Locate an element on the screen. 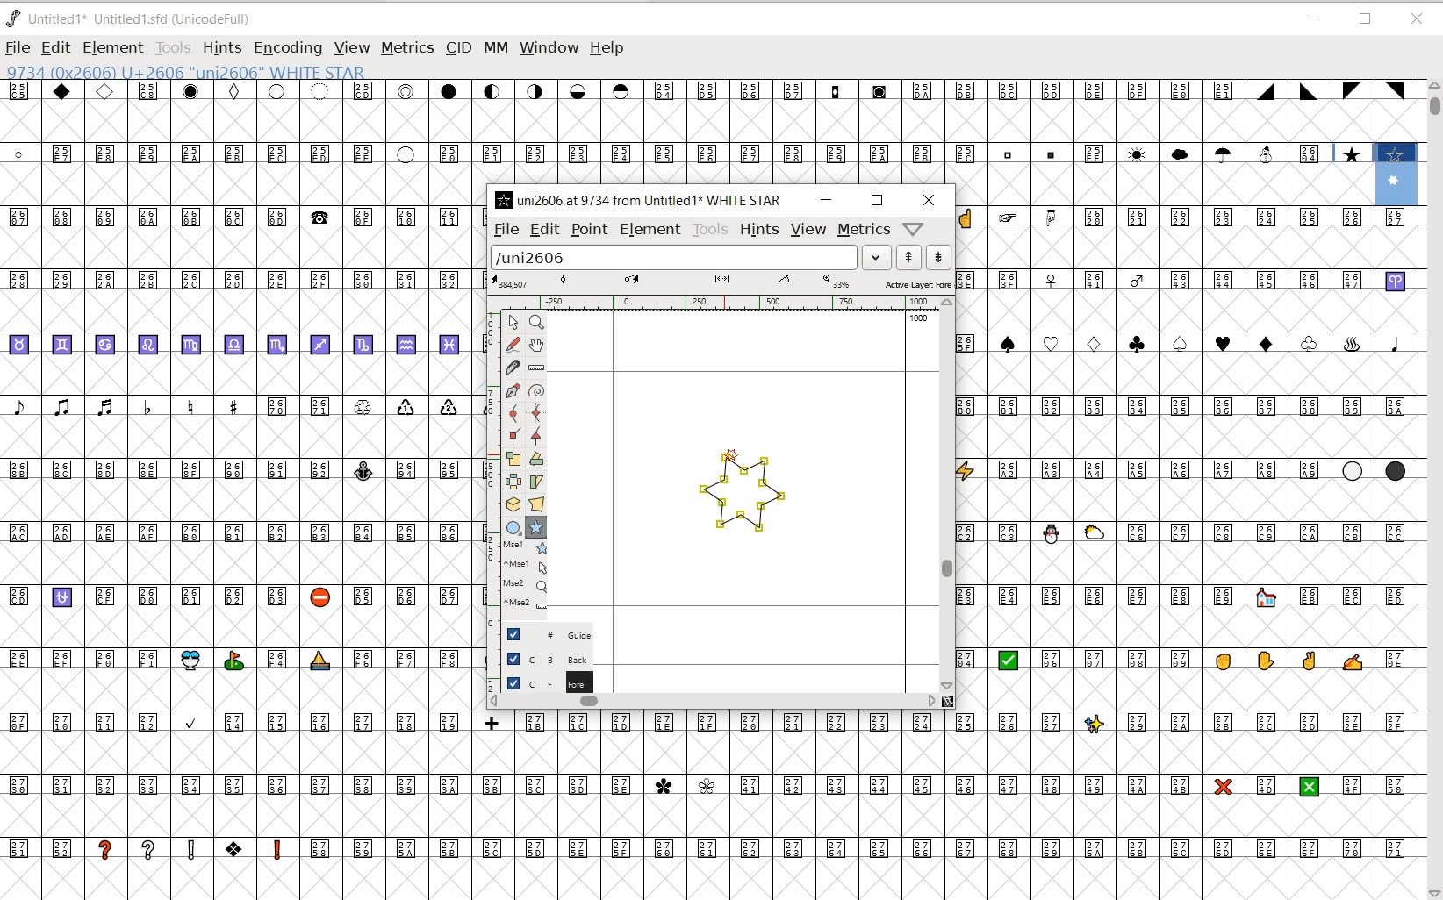 The width and height of the screenshot is (1443, 900). GLYPHY CHARACTERS & NUMBERS is located at coordinates (1187, 363).